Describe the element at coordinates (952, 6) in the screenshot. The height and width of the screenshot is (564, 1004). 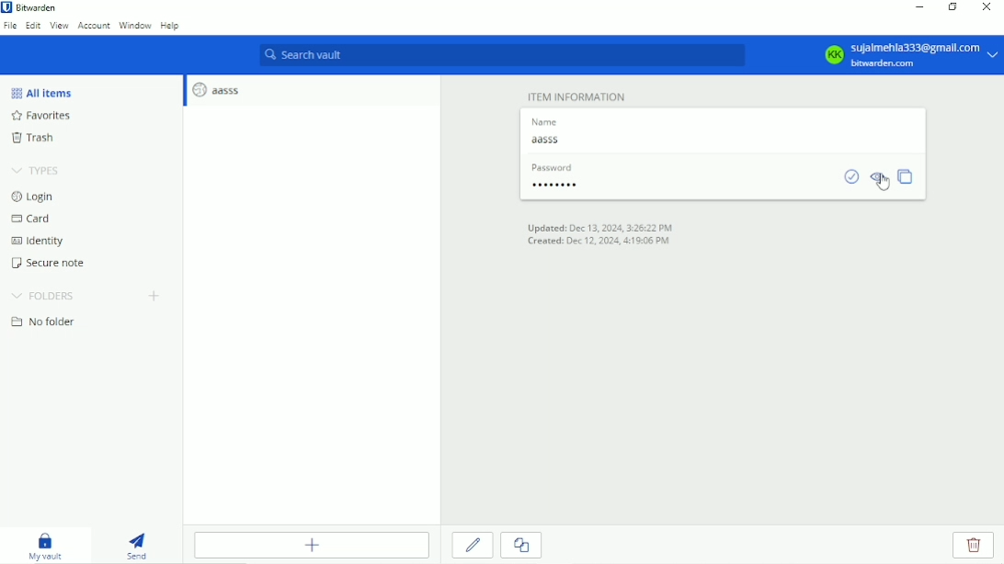
I see `Restore down` at that location.